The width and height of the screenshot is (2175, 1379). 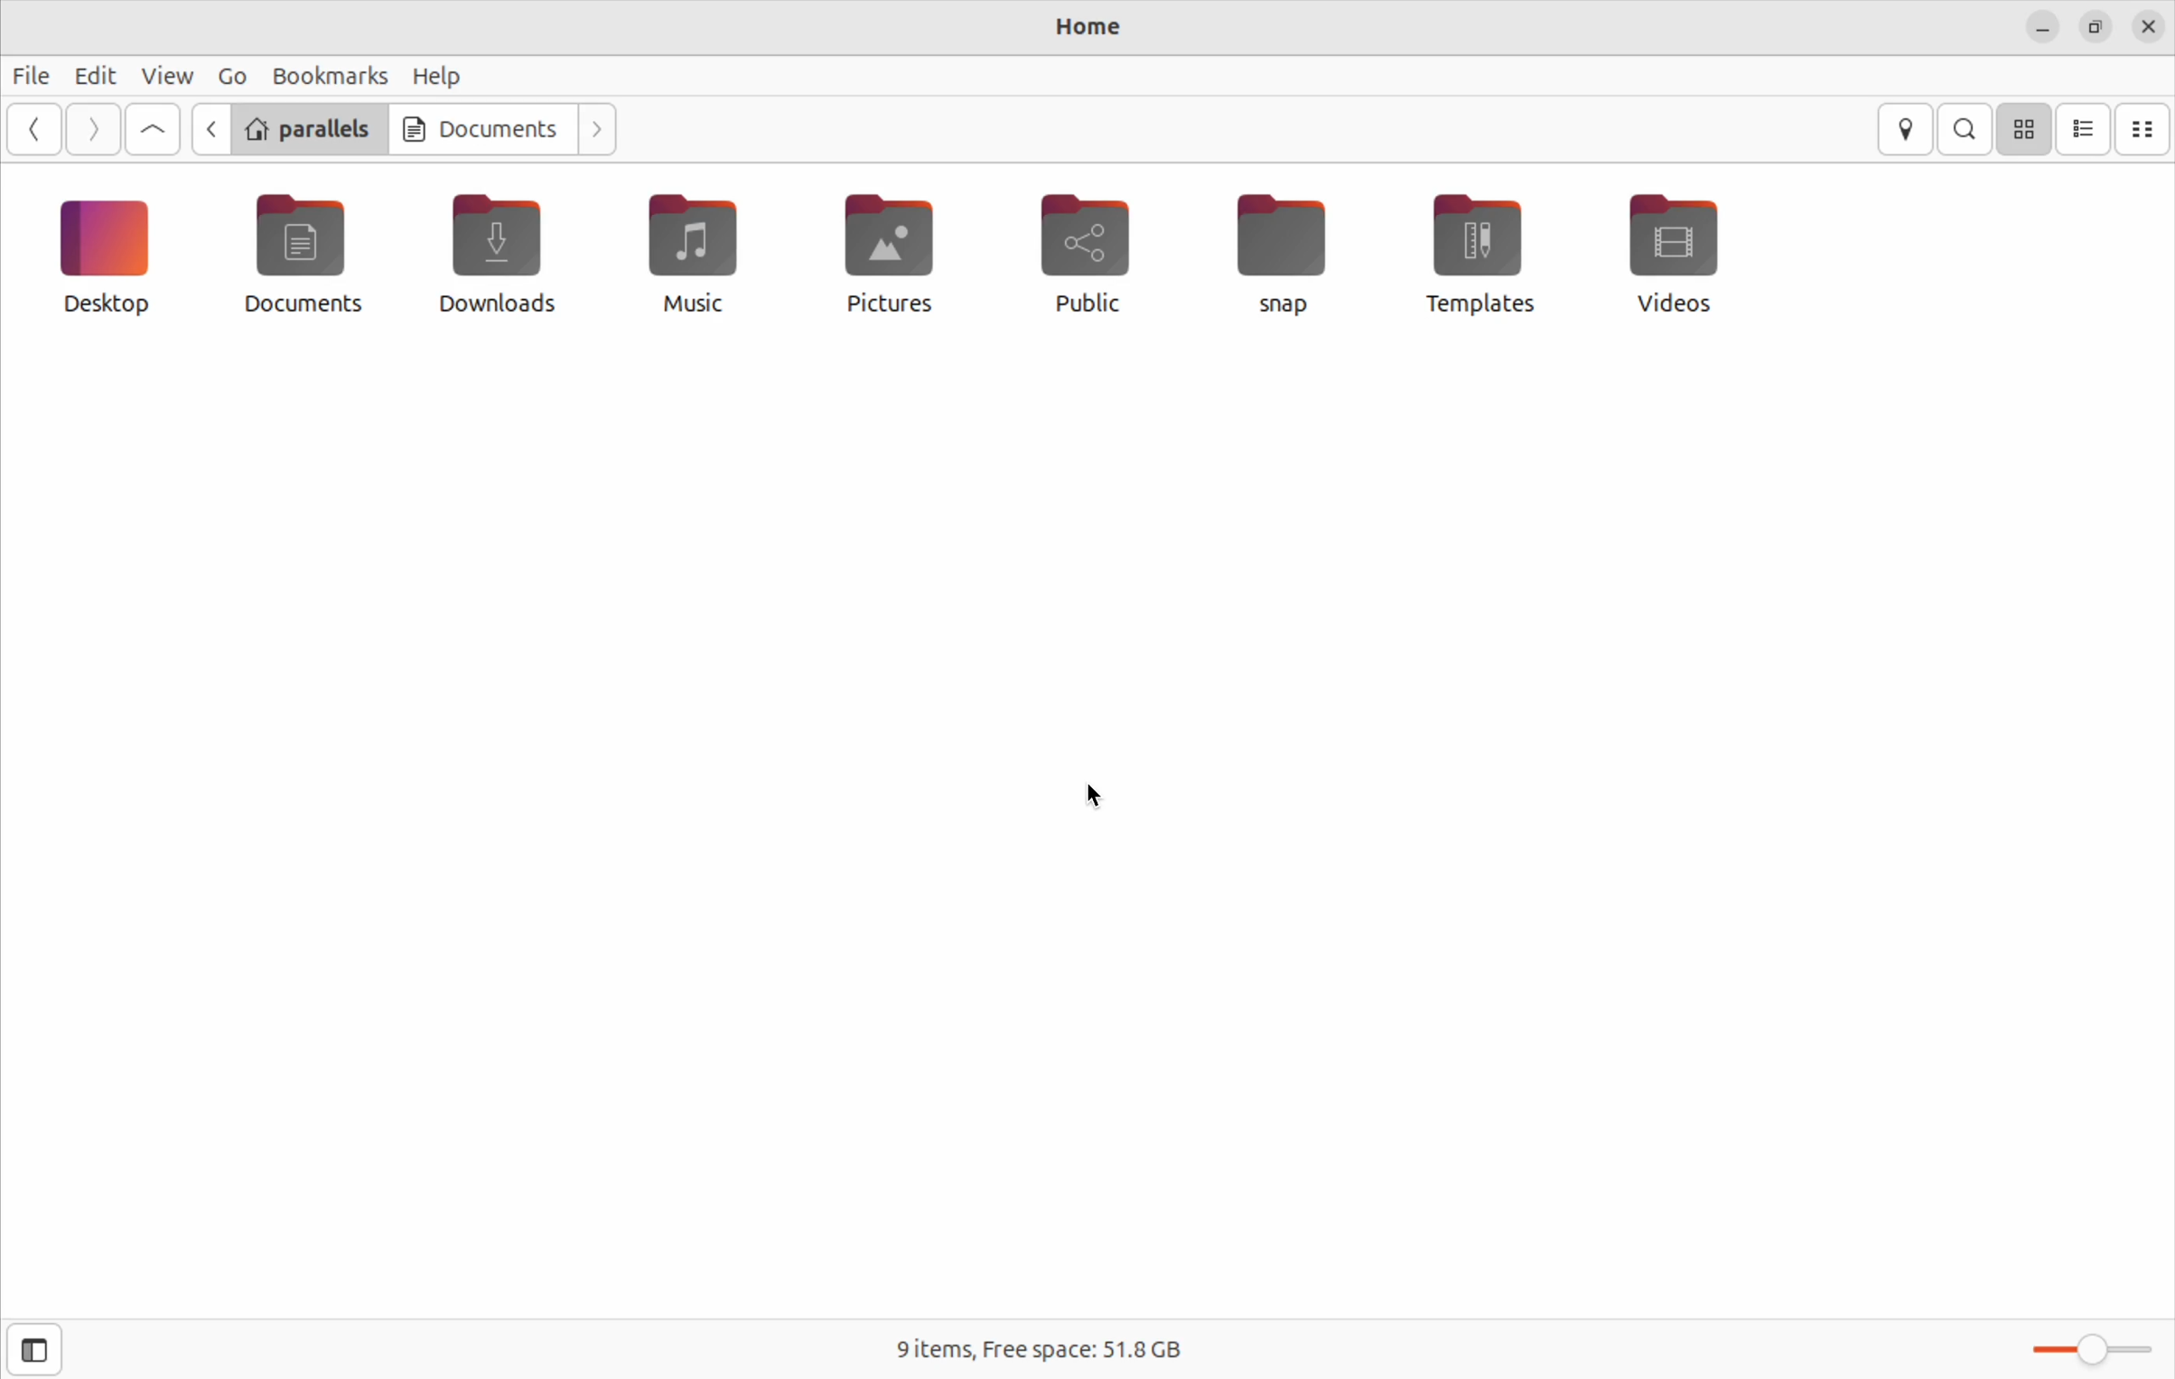 I want to click on templates, so click(x=1480, y=254).